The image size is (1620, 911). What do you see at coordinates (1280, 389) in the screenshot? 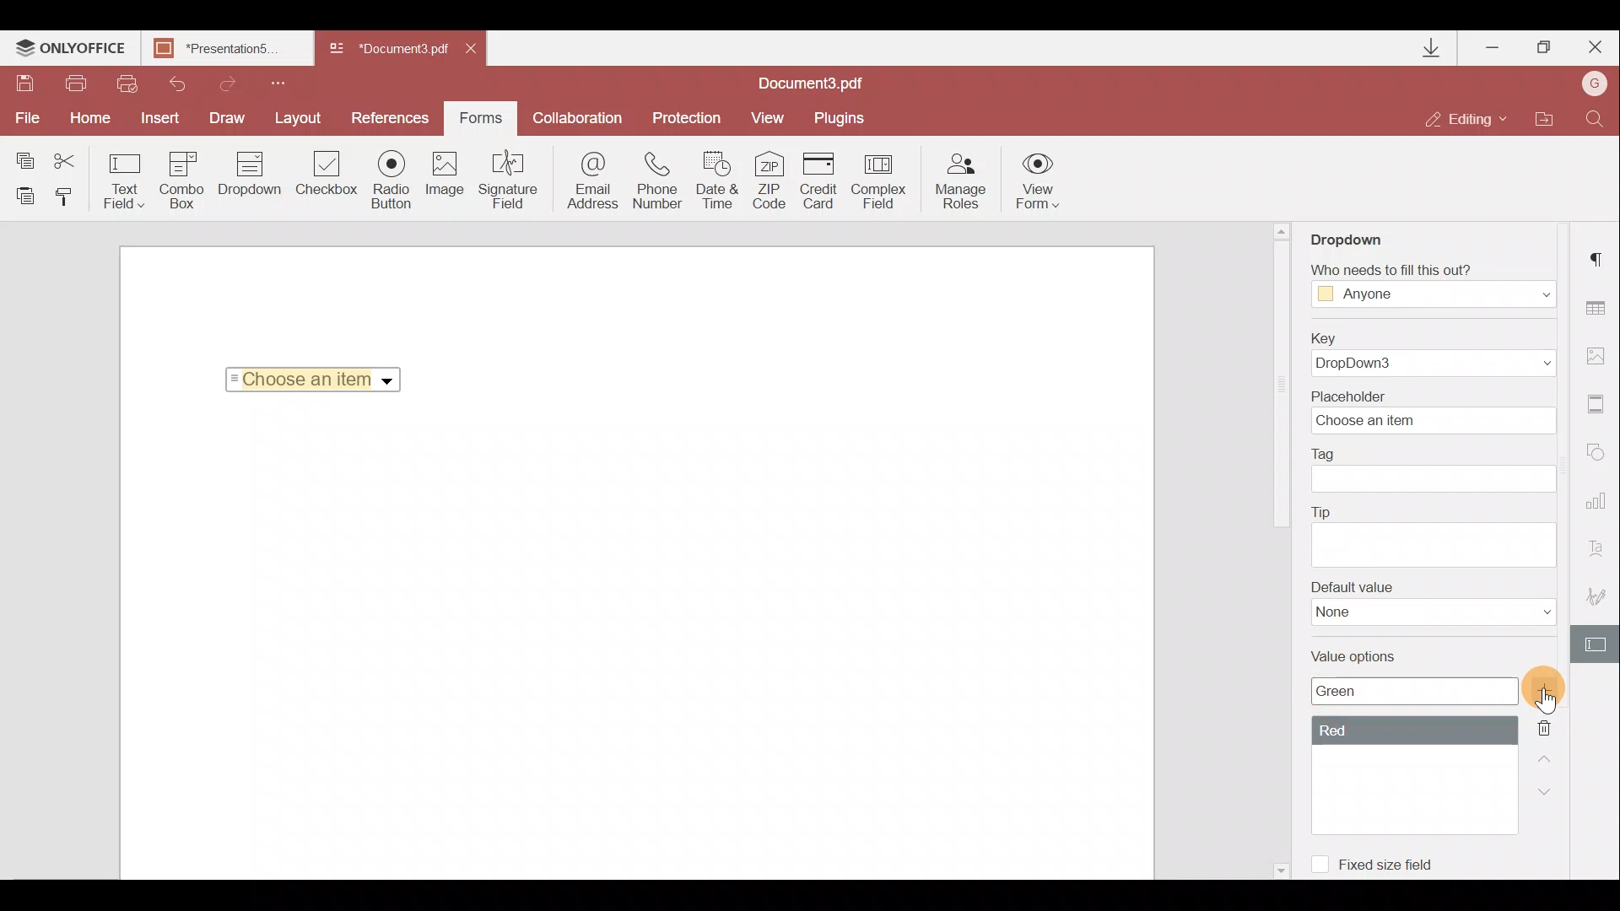
I see `Scroll bar` at bounding box center [1280, 389].